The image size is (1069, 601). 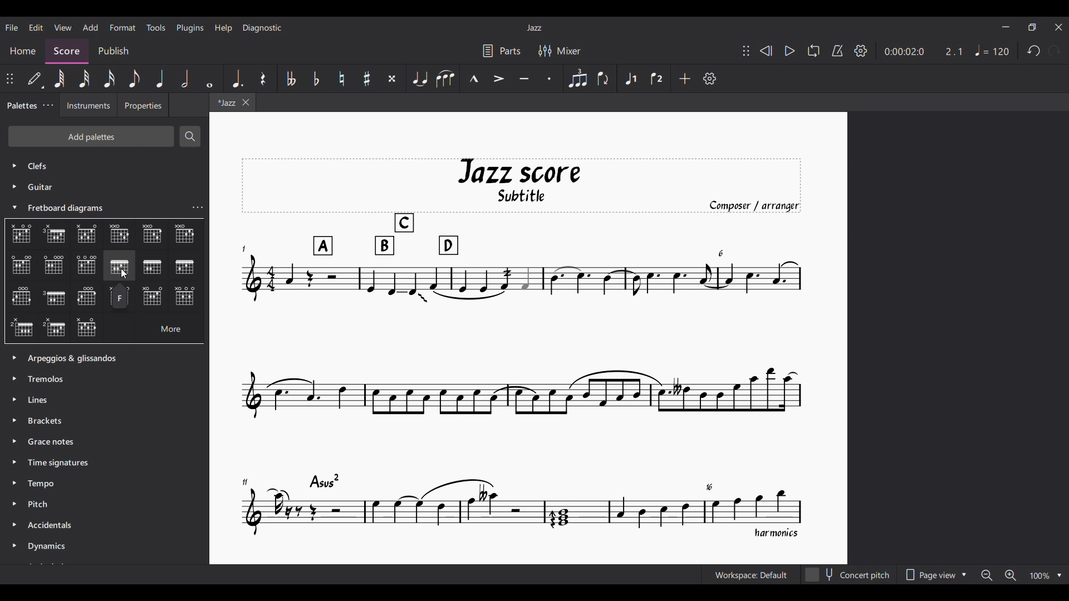 I want to click on Chart 2, so click(x=57, y=235).